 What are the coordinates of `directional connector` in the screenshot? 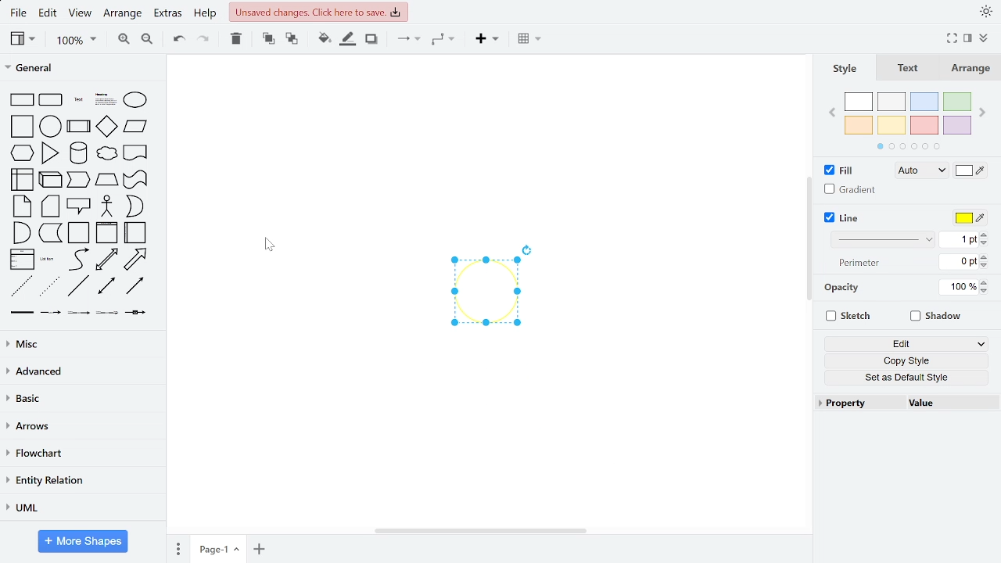 It's located at (137, 286).